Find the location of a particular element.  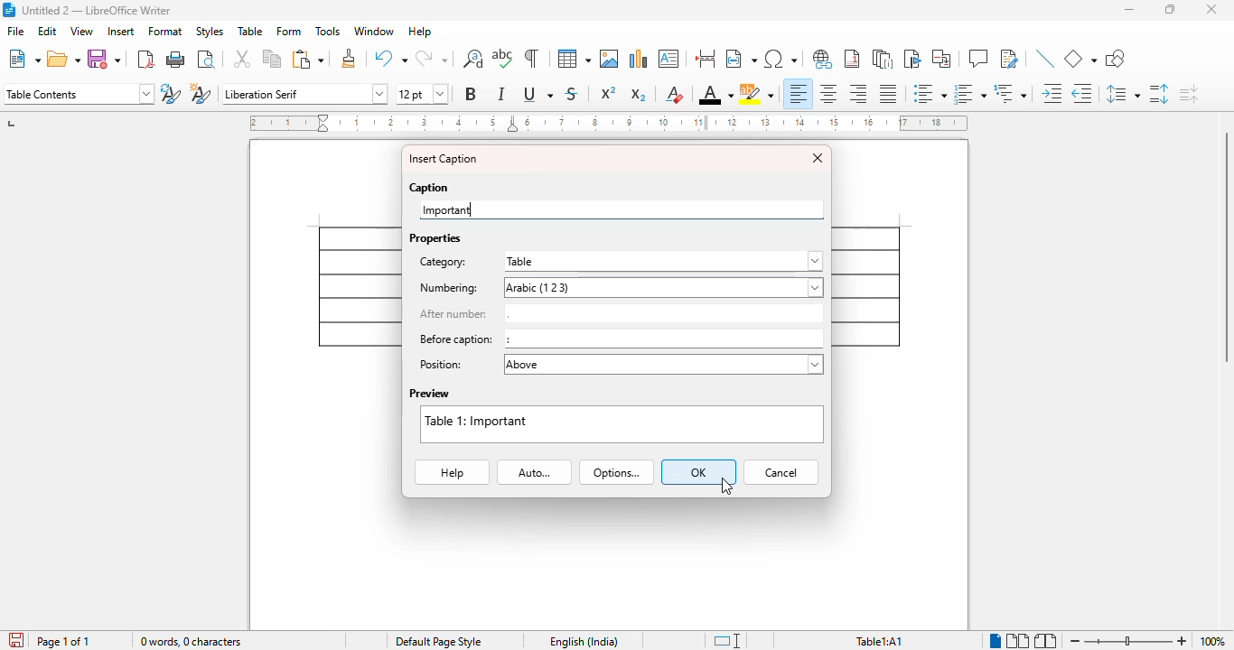

toggle unordered list is located at coordinates (930, 93).